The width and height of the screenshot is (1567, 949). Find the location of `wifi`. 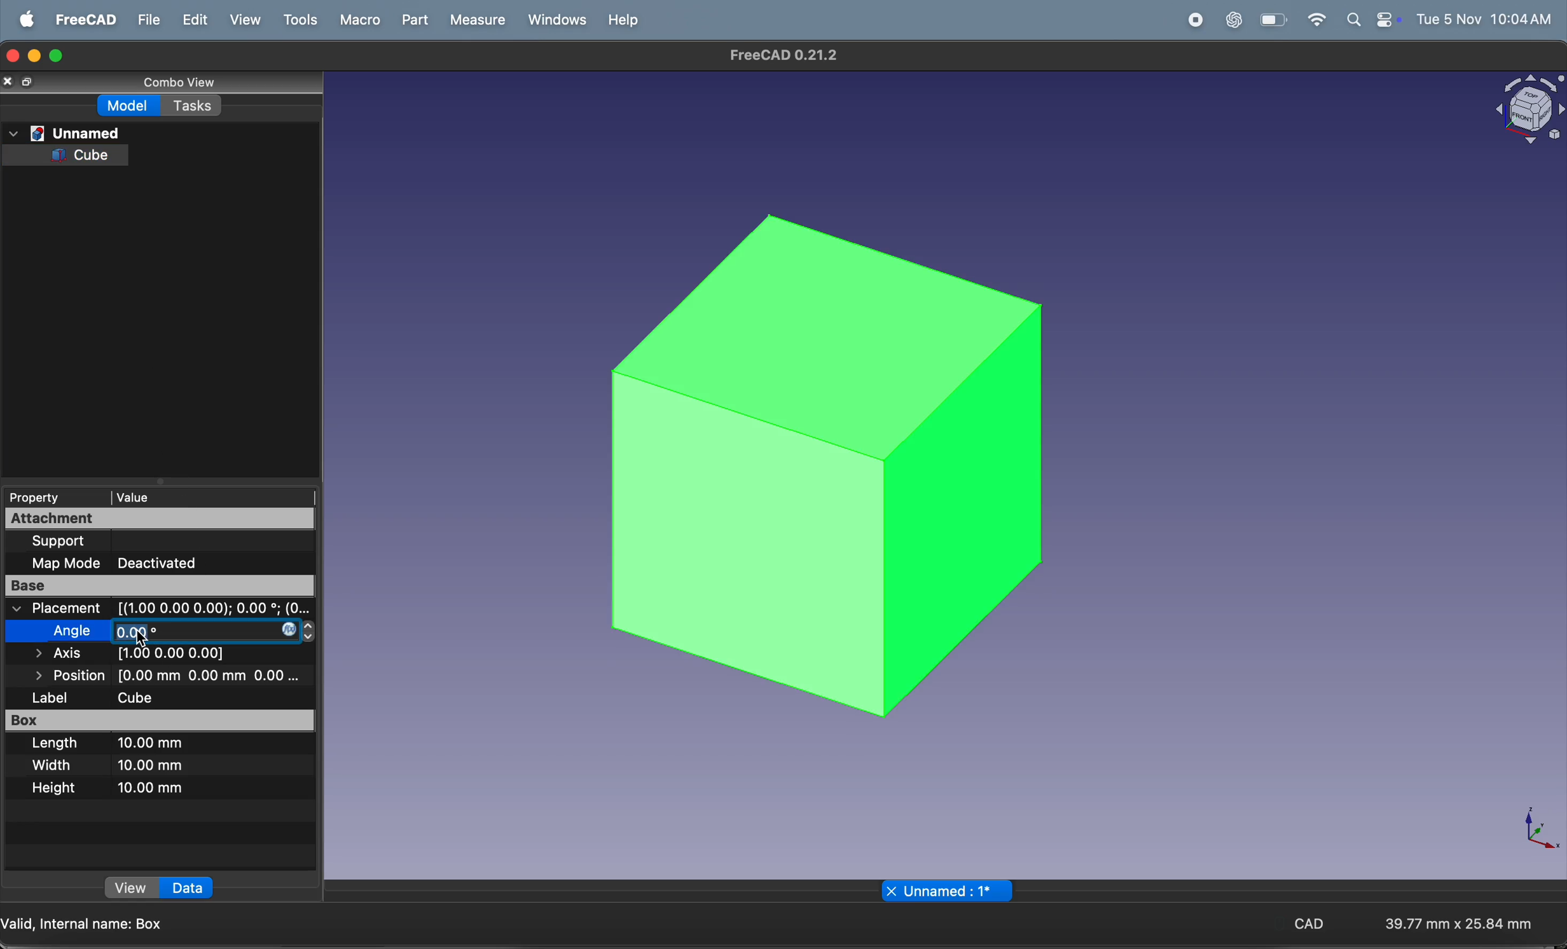

wifi is located at coordinates (1316, 19).